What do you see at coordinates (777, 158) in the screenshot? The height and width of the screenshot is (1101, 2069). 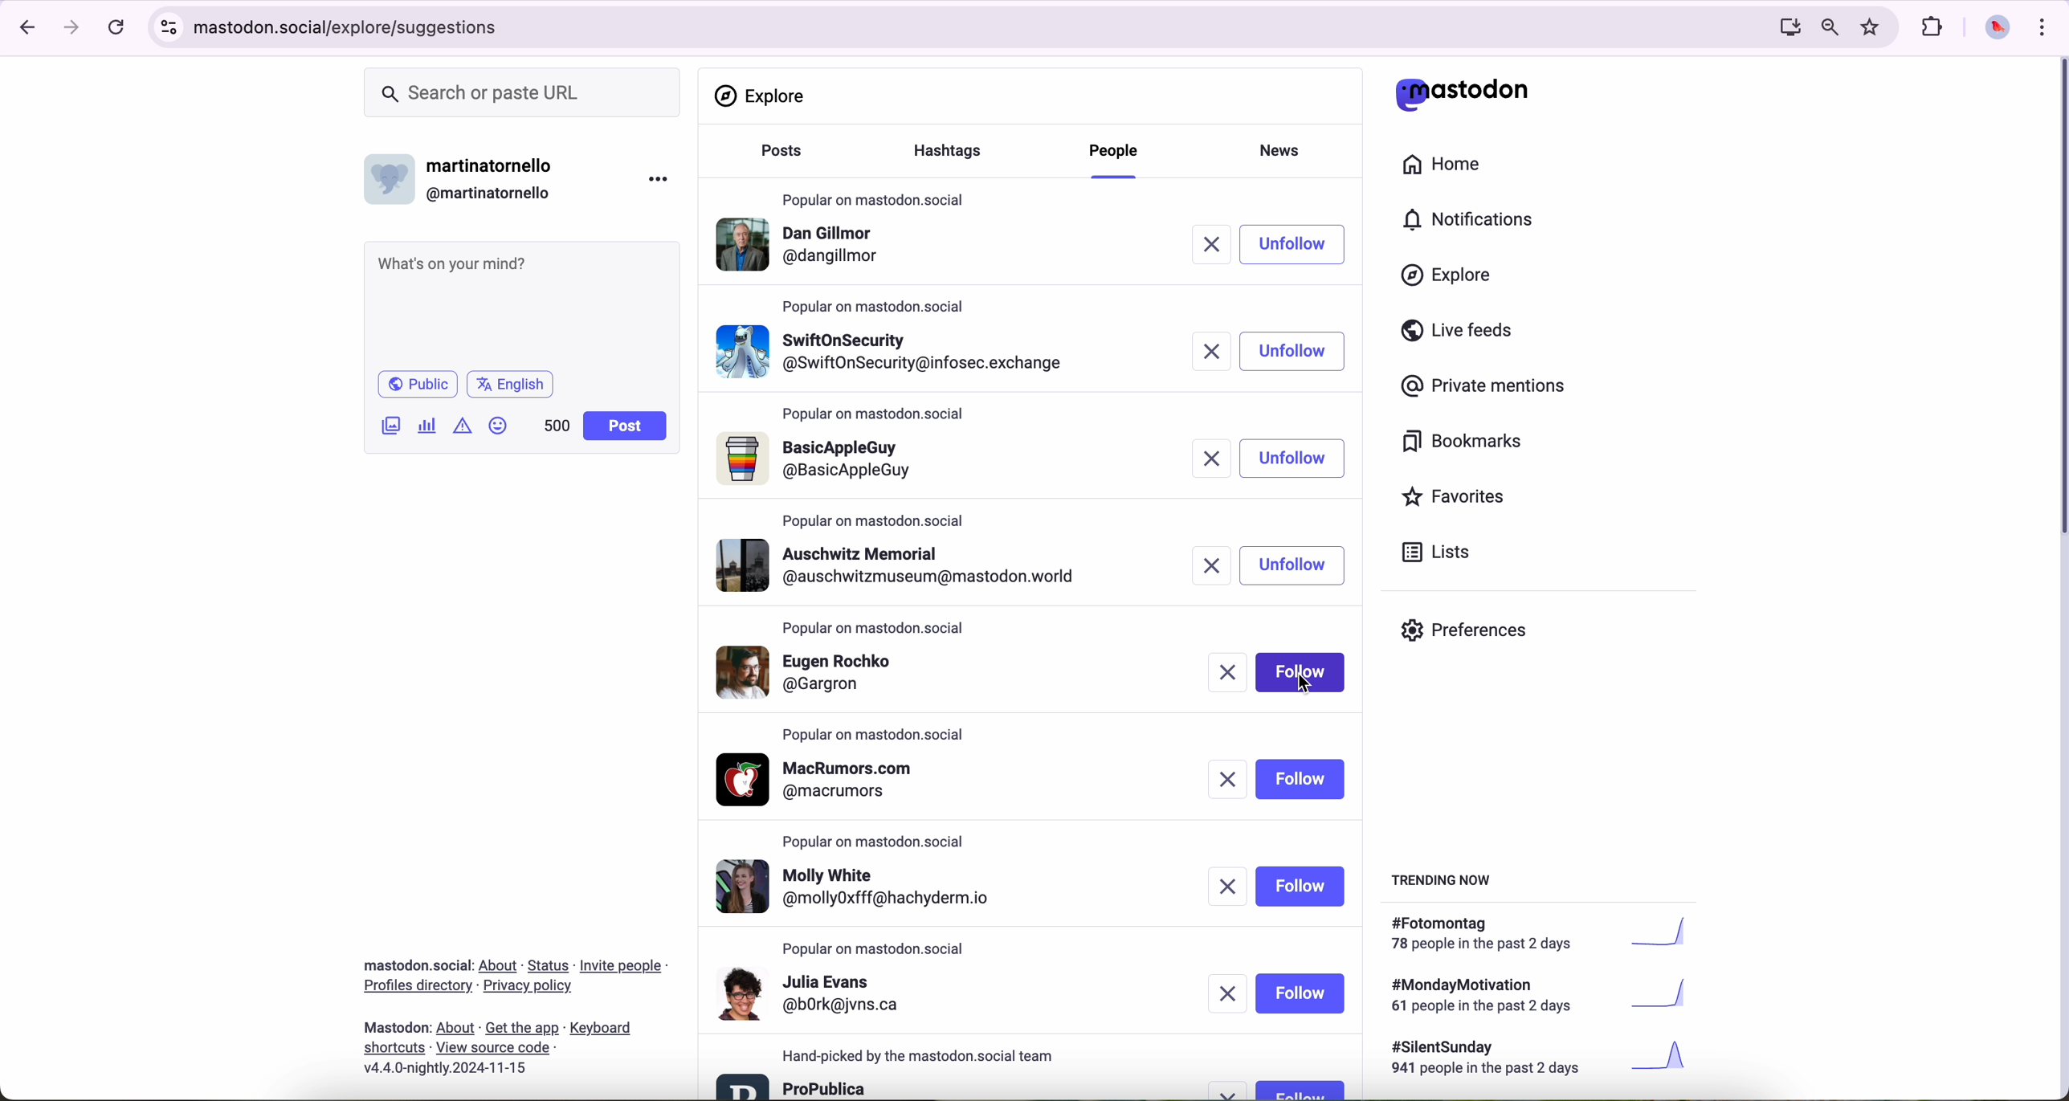 I see `posts` at bounding box center [777, 158].